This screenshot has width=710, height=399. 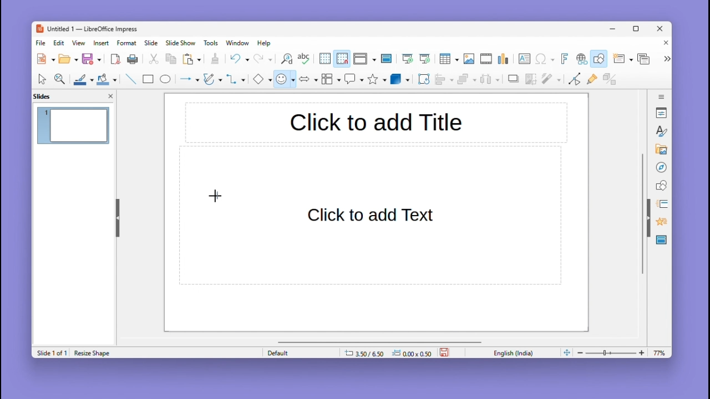 What do you see at coordinates (531, 81) in the screenshot?
I see `Crop image` at bounding box center [531, 81].